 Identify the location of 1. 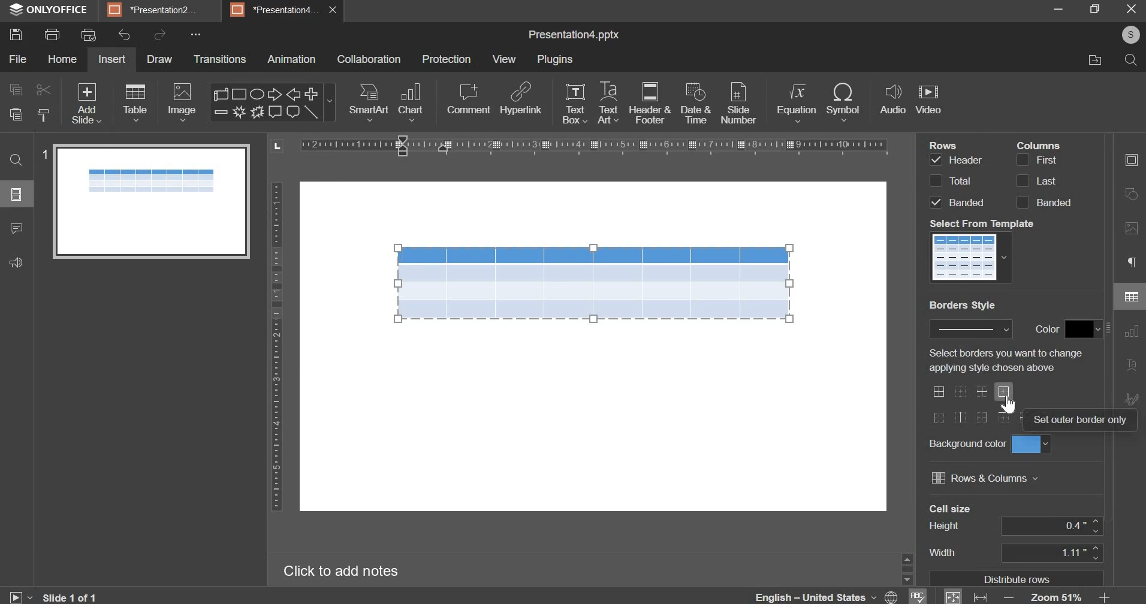
(42, 153).